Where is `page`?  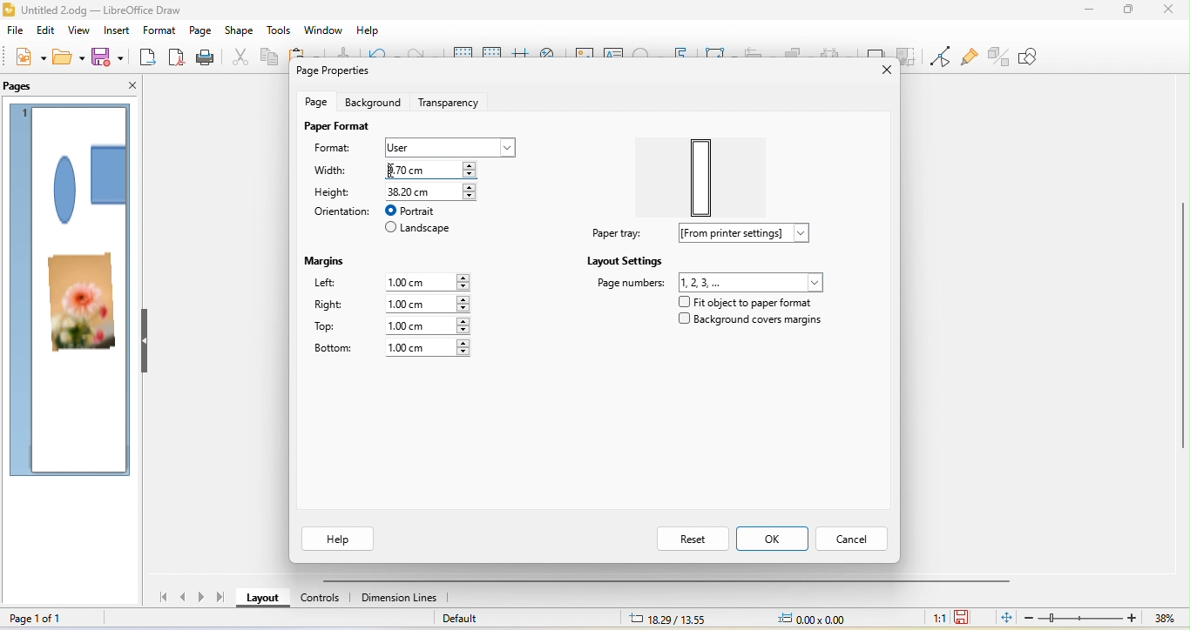
page is located at coordinates (199, 31).